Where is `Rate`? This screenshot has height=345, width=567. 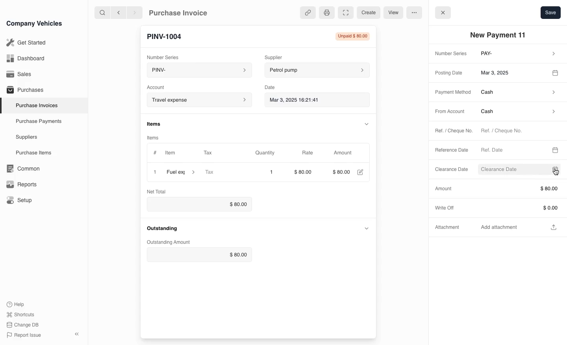 Rate is located at coordinates (307, 153).